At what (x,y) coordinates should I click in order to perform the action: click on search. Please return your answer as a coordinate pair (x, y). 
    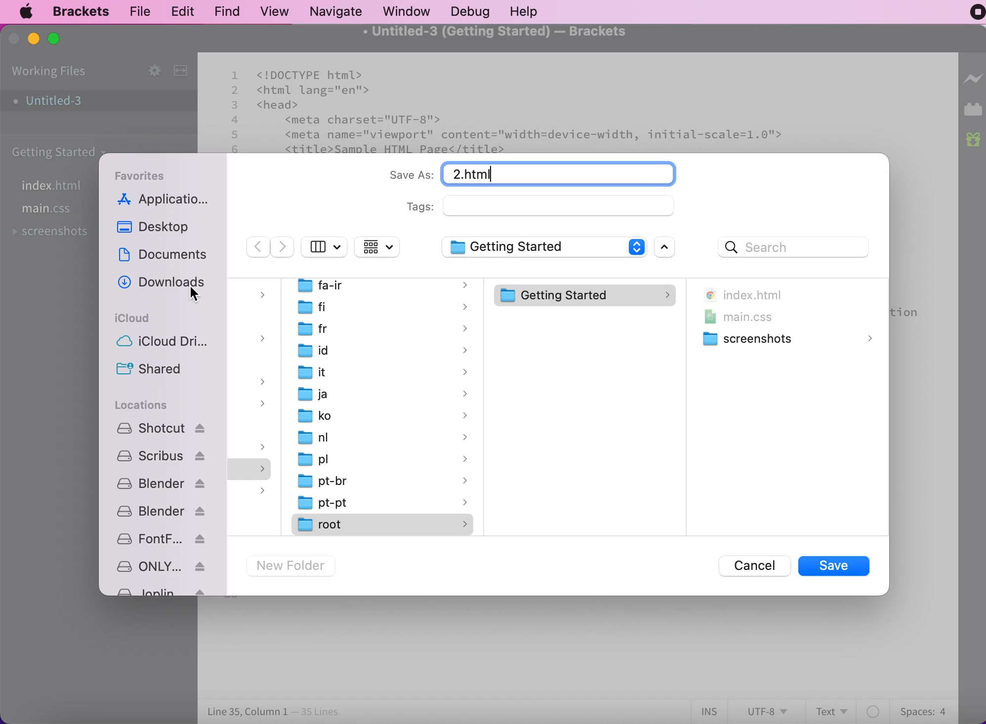
    Looking at the image, I should click on (794, 248).